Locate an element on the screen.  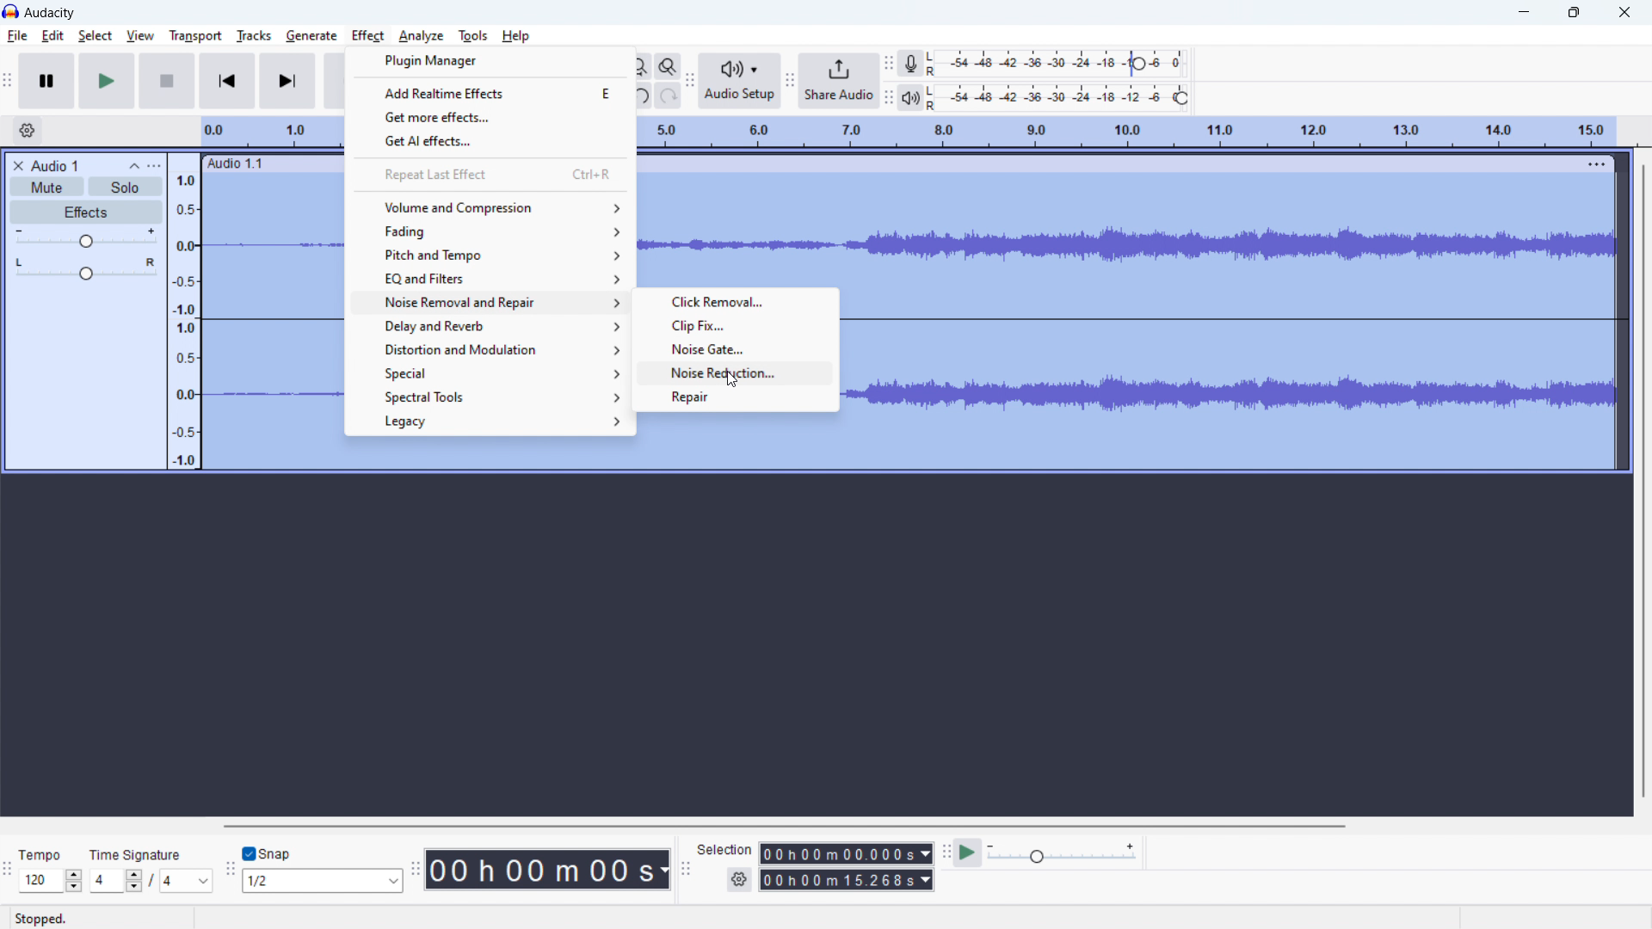
mute is located at coordinates (46, 187).